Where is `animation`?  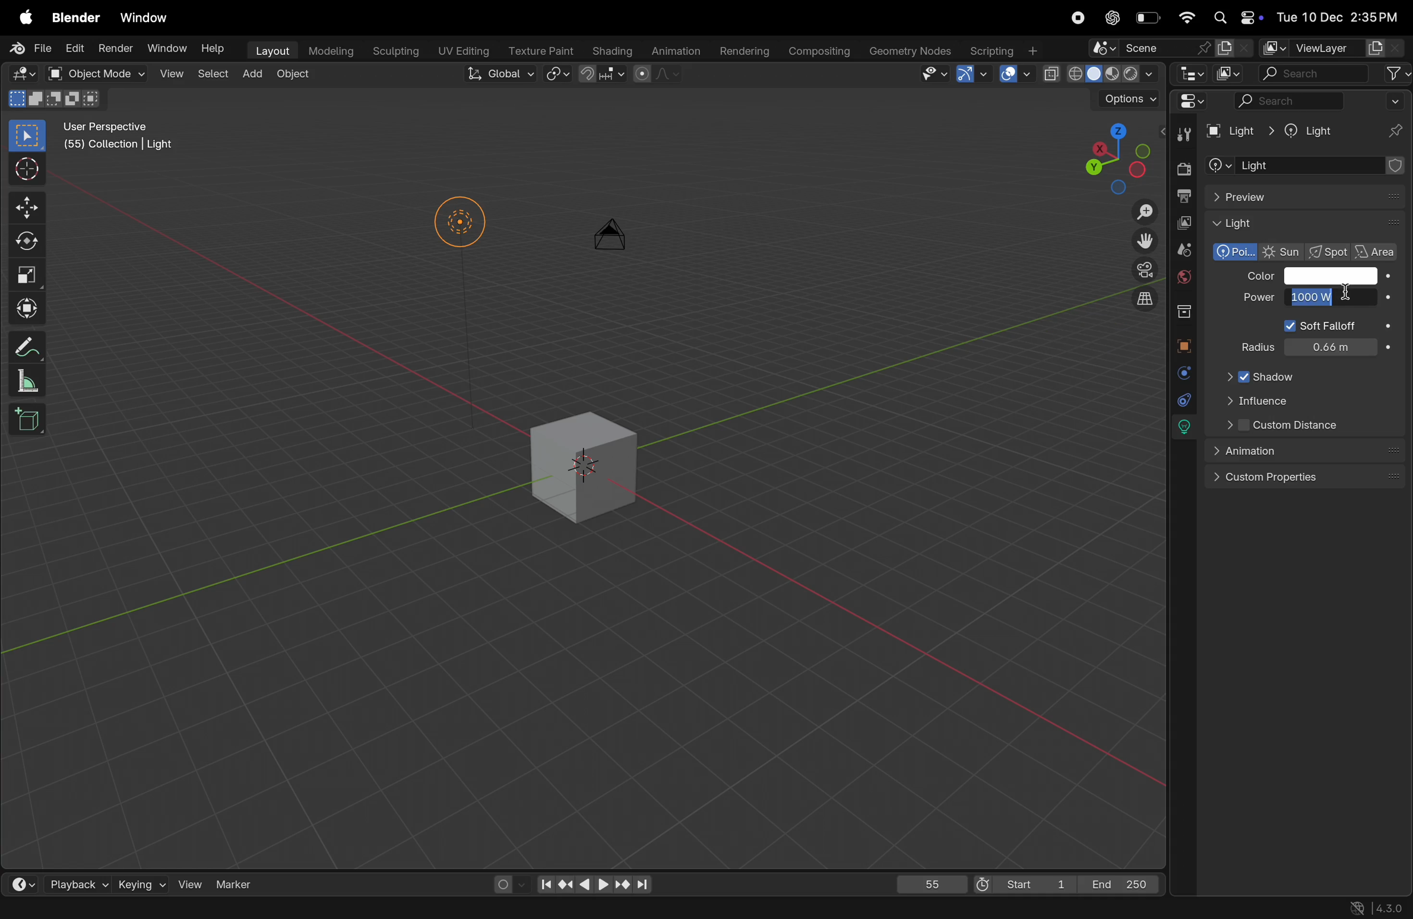 animation is located at coordinates (1304, 451).